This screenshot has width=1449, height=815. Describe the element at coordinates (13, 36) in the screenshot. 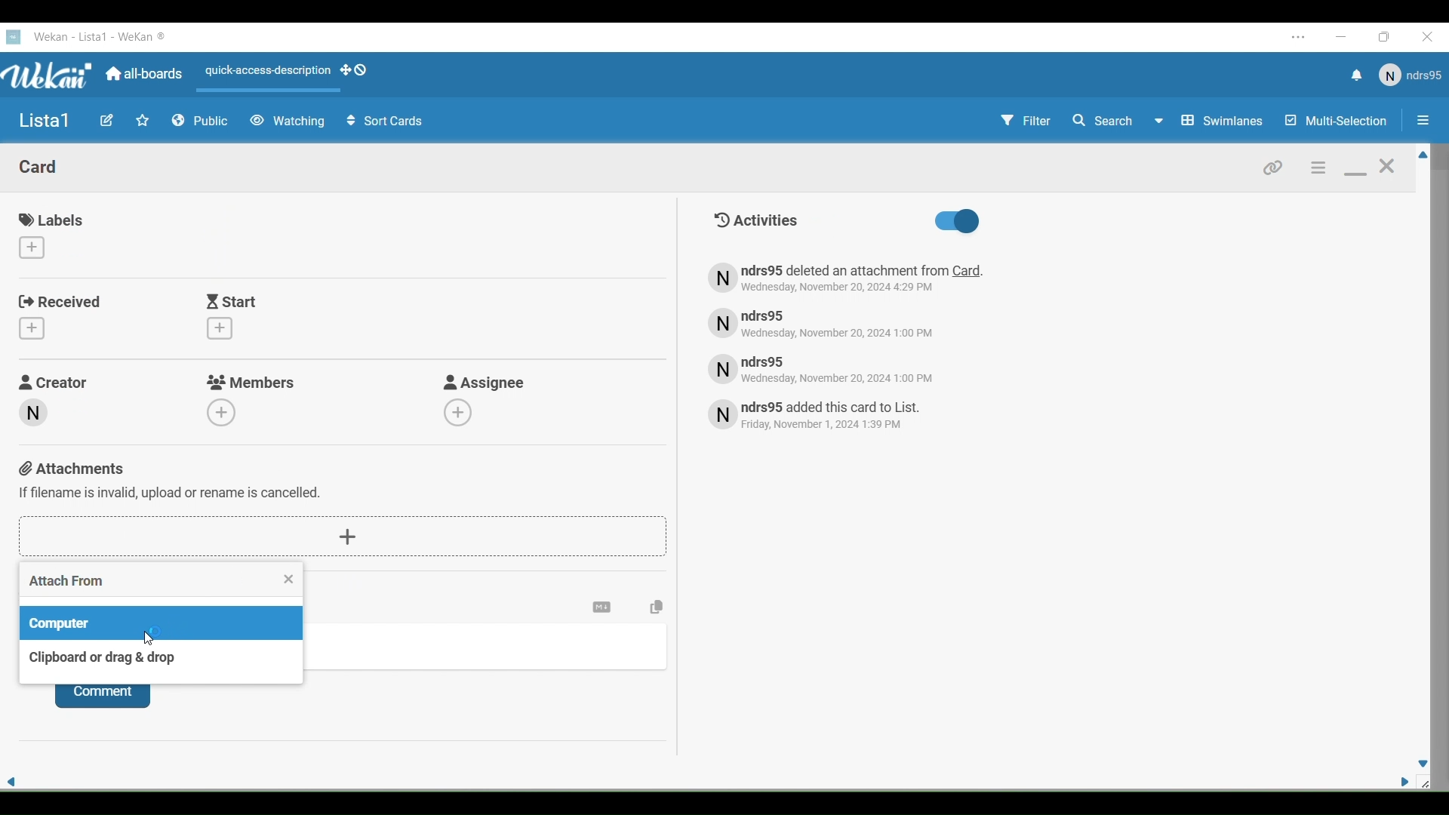

I see `Wekan logo` at that location.